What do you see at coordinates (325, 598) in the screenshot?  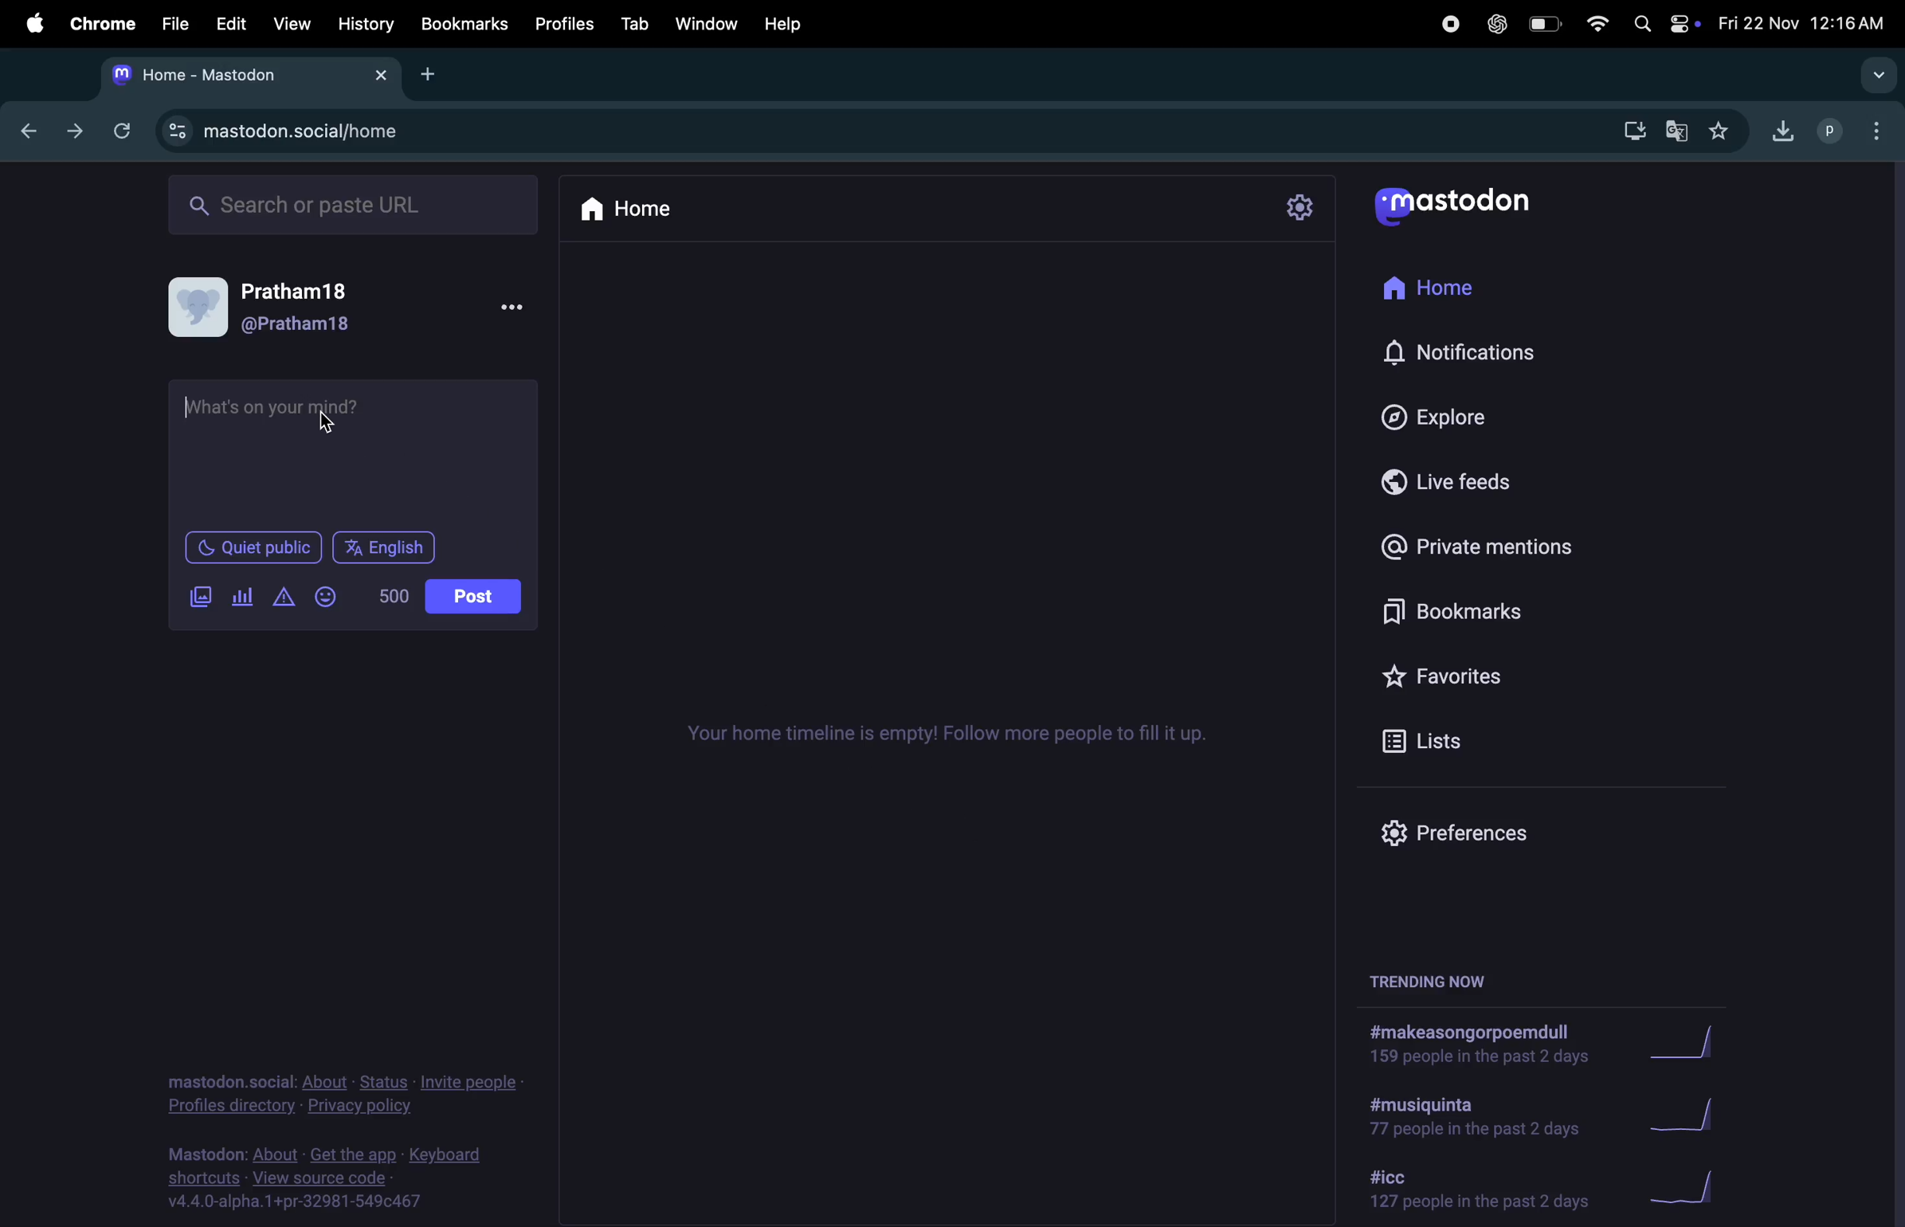 I see `add emoji` at bounding box center [325, 598].